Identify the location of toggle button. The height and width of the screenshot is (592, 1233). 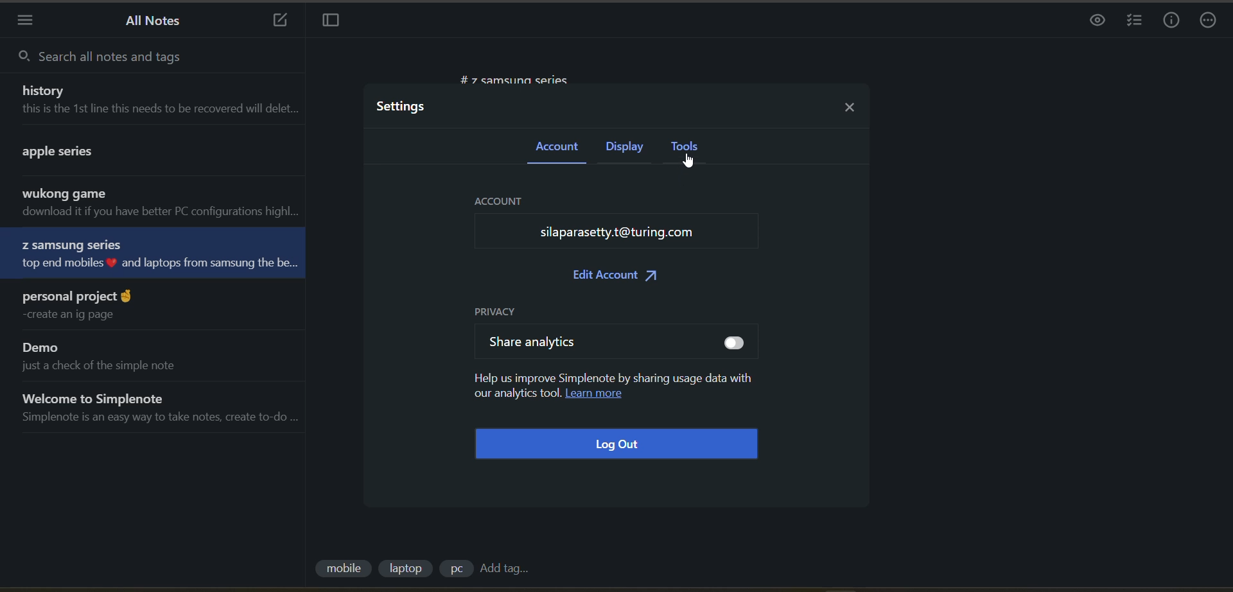
(736, 343).